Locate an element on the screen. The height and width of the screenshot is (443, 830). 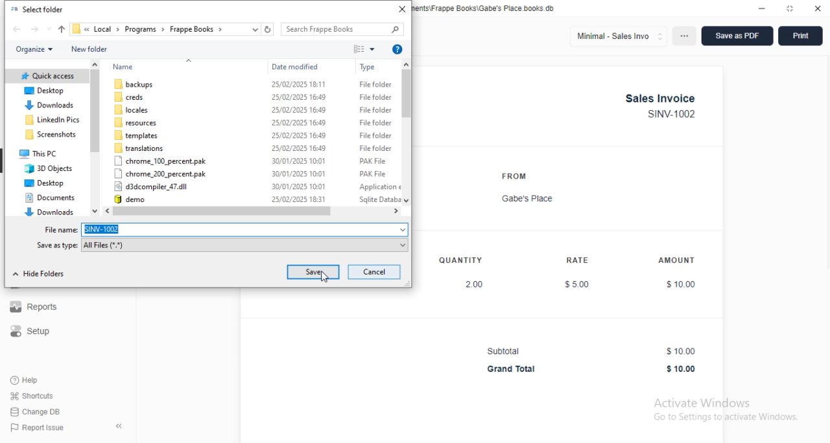
programs is located at coordinates (141, 29).